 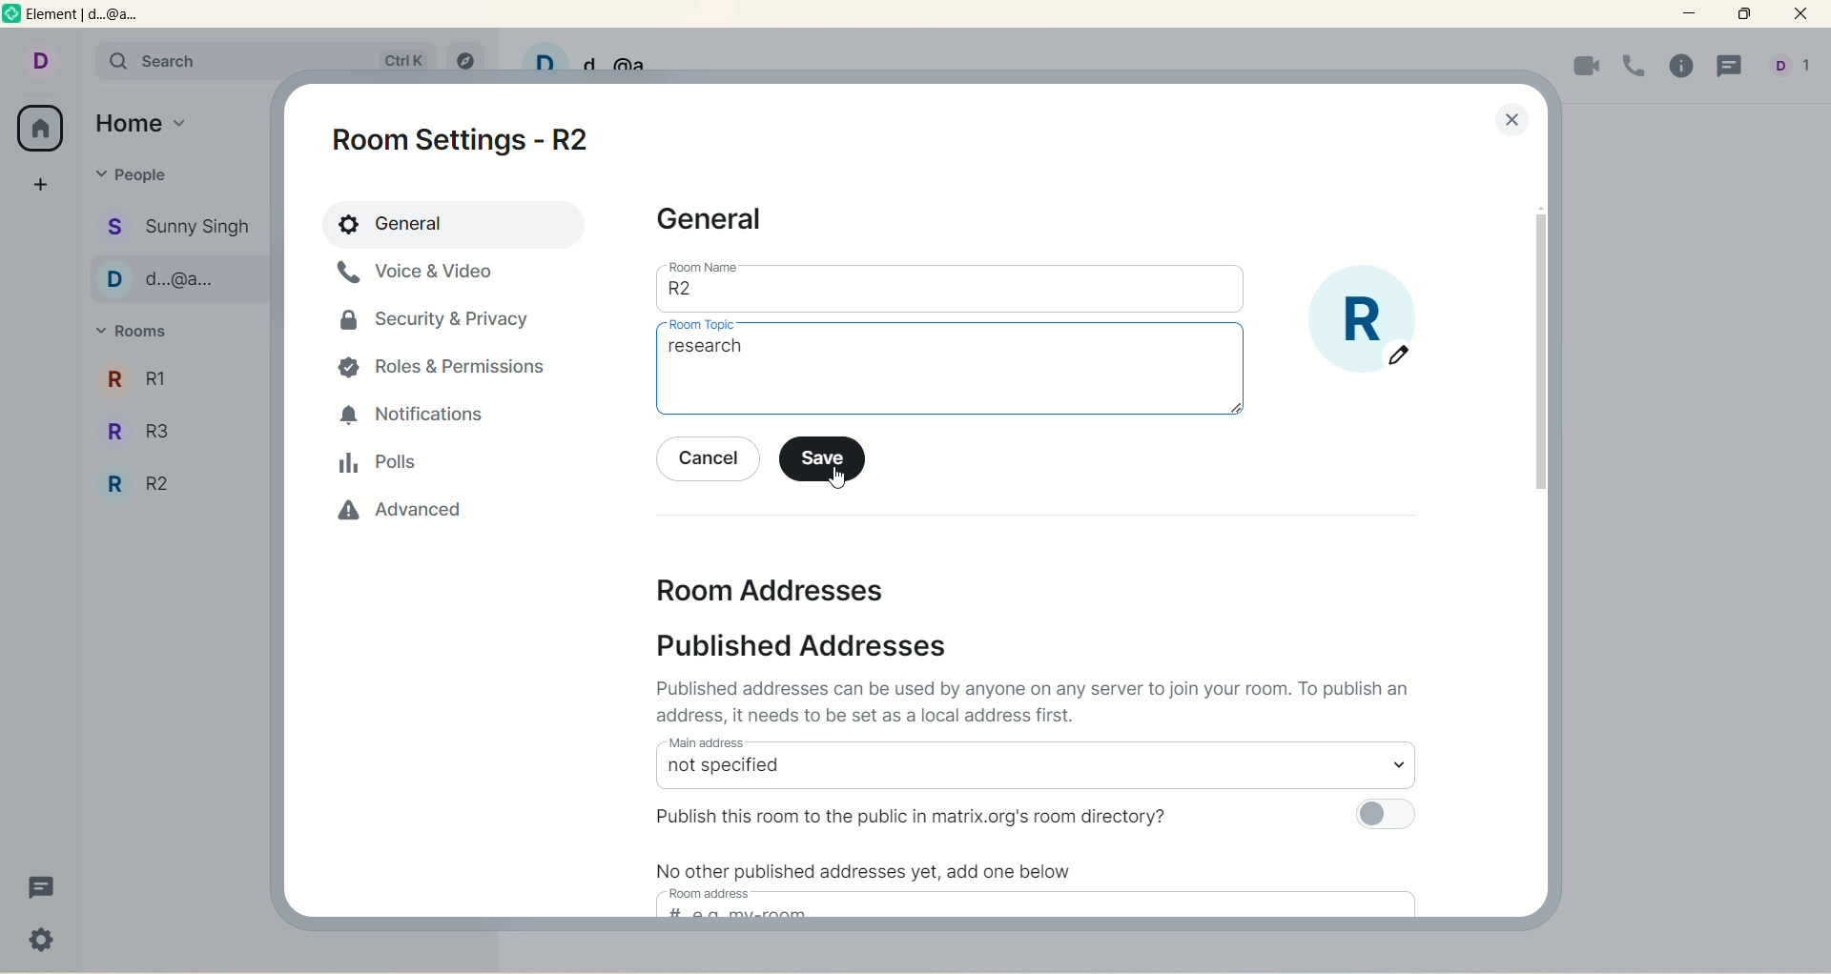 I want to click on search, so click(x=184, y=62).